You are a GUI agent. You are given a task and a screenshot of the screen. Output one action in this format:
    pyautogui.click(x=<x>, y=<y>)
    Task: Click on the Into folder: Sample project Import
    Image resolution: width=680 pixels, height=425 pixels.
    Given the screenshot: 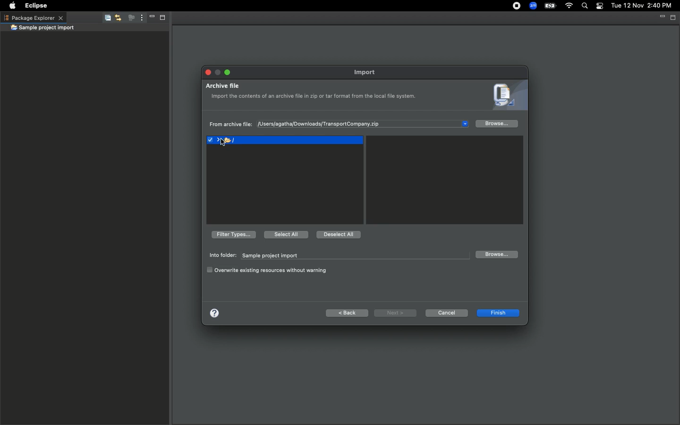 What is the action you would take?
    pyautogui.click(x=336, y=255)
    